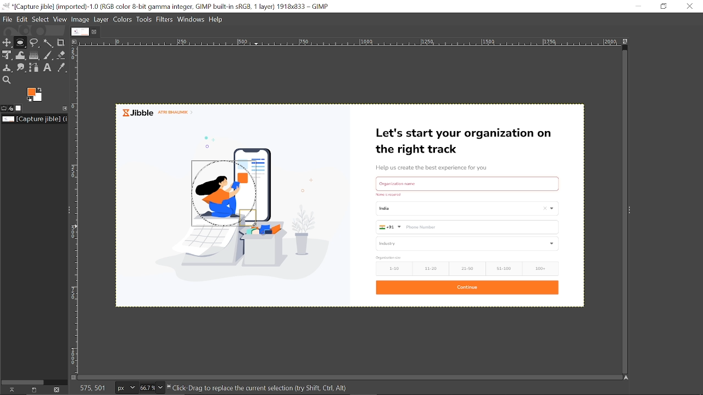 Image resolution: width=703 pixels, height=395 pixels. What do you see at coordinates (78, 210) in the screenshot?
I see `vertical ruler` at bounding box center [78, 210].